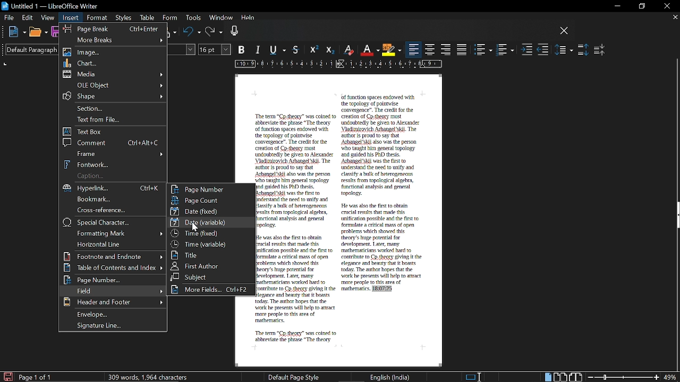 Image resolution: width=680 pixels, height=382 pixels. What do you see at coordinates (97, 18) in the screenshot?
I see `Format` at bounding box center [97, 18].